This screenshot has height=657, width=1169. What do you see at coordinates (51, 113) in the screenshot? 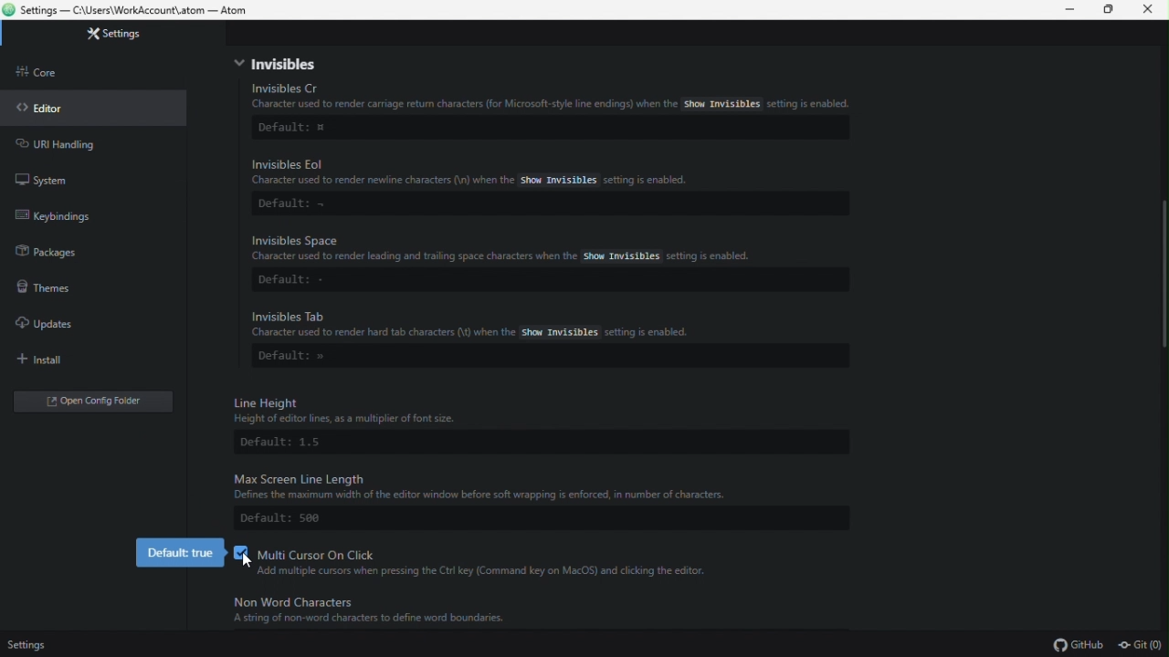
I see `Editor` at bounding box center [51, 113].